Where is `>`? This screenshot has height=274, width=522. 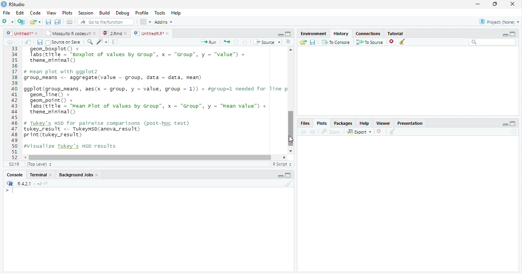
> is located at coordinates (5, 191).